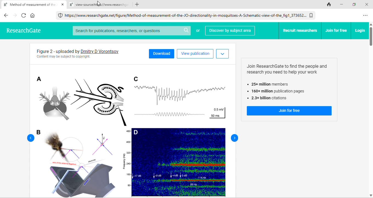 This screenshot has width=373, height=198. What do you see at coordinates (366, 16) in the screenshot?
I see `option` at bounding box center [366, 16].